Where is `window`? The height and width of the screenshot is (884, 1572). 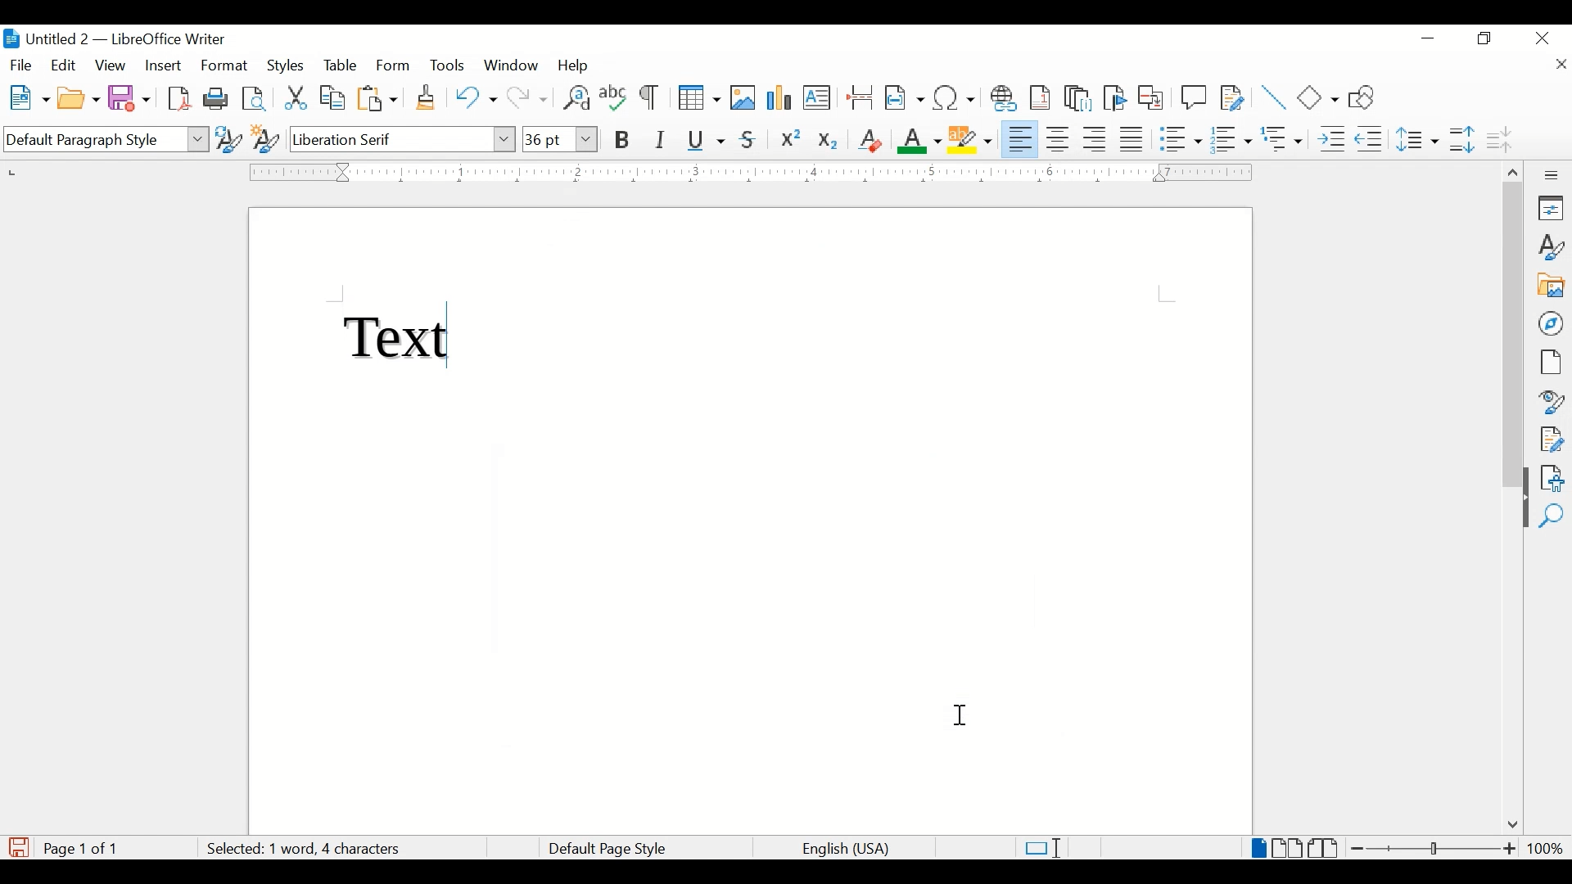 window is located at coordinates (513, 65).